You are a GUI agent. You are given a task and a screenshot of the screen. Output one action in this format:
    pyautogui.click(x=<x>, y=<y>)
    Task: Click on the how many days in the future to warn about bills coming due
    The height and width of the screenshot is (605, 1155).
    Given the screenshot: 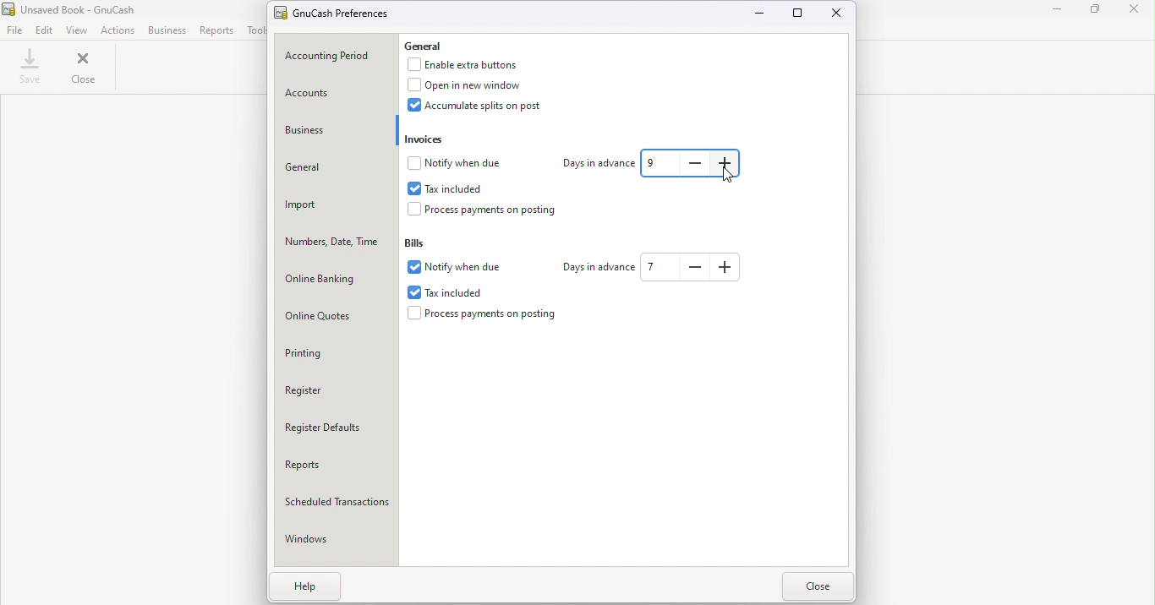 What is the action you would take?
    pyautogui.click(x=661, y=268)
    